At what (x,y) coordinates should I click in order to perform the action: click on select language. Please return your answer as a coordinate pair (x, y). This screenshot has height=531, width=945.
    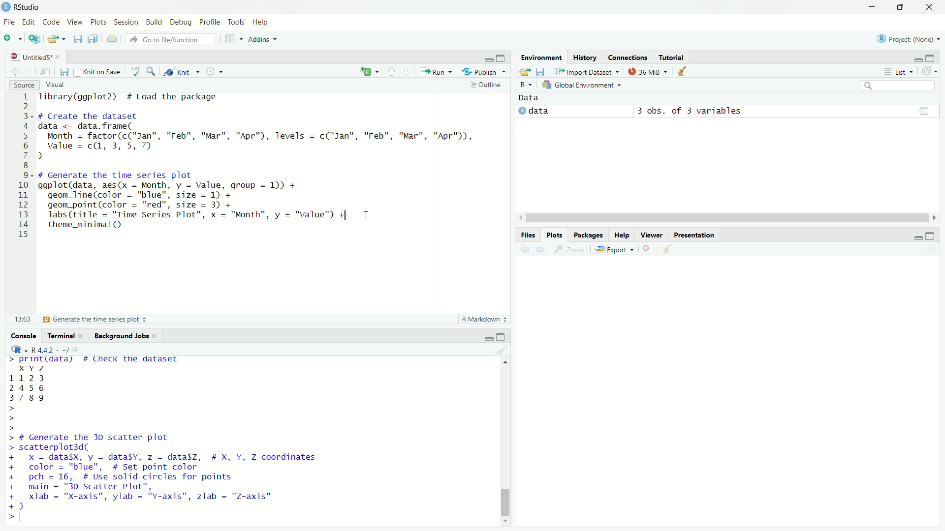
    Looking at the image, I should click on (527, 86).